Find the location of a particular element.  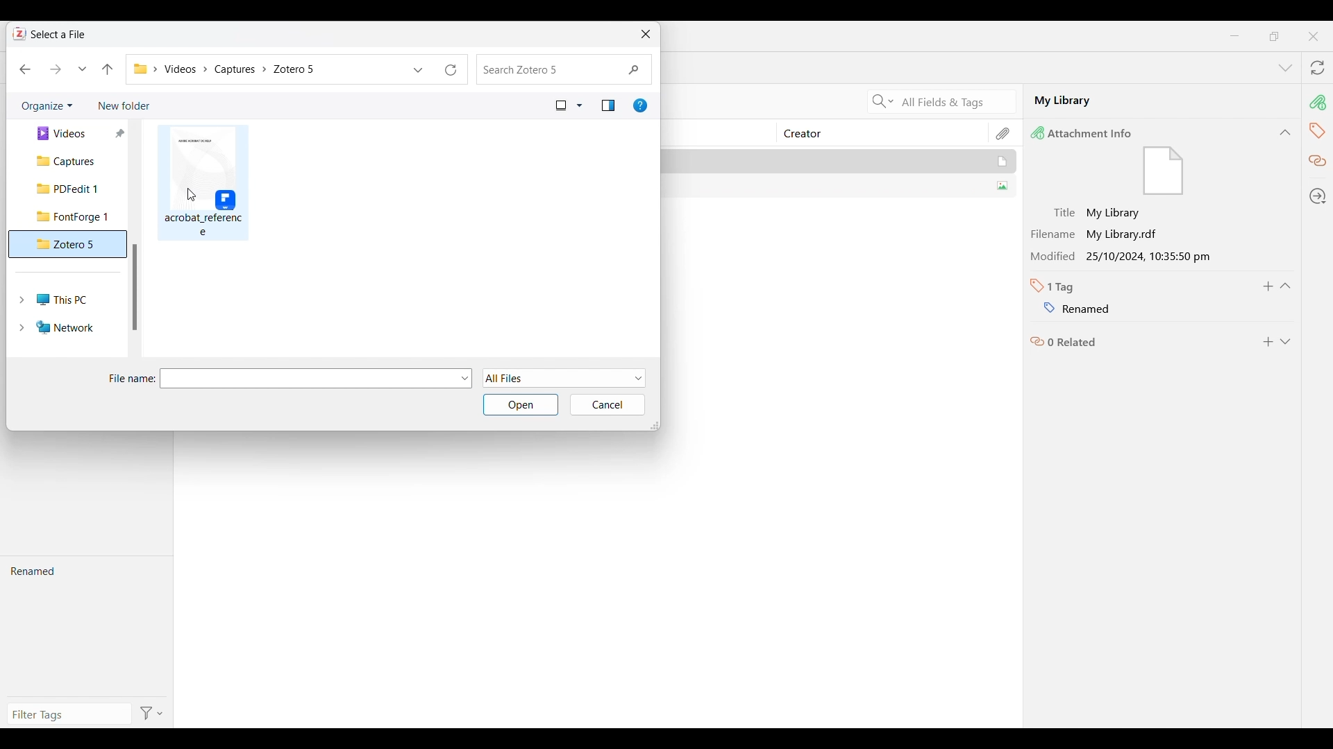

My Library is located at coordinates (1159, 103).